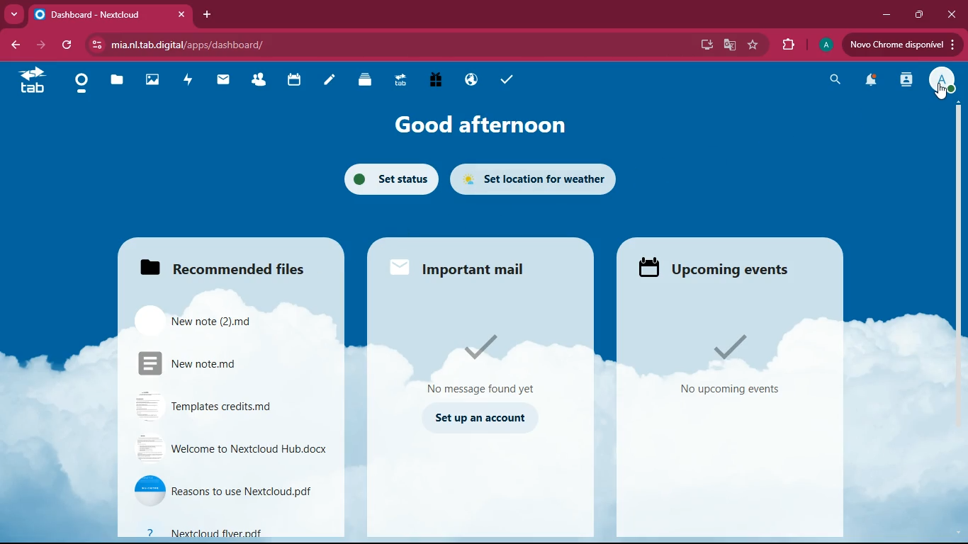 The width and height of the screenshot is (968, 544). Describe the element at coordinates (543, 178) in the screenshot. I see `set location` at that location.